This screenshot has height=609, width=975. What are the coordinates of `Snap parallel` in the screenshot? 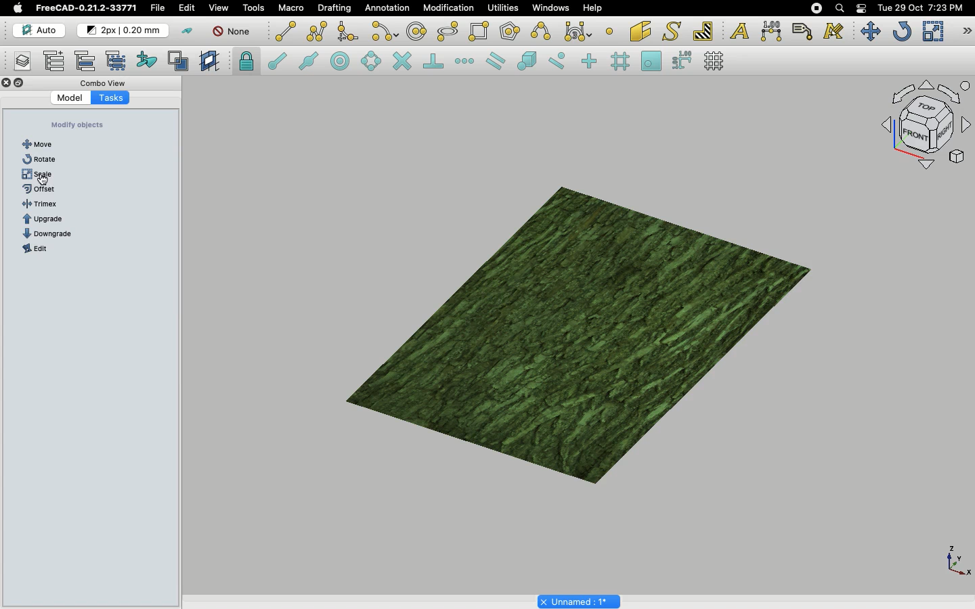 It's located at (494, 61).